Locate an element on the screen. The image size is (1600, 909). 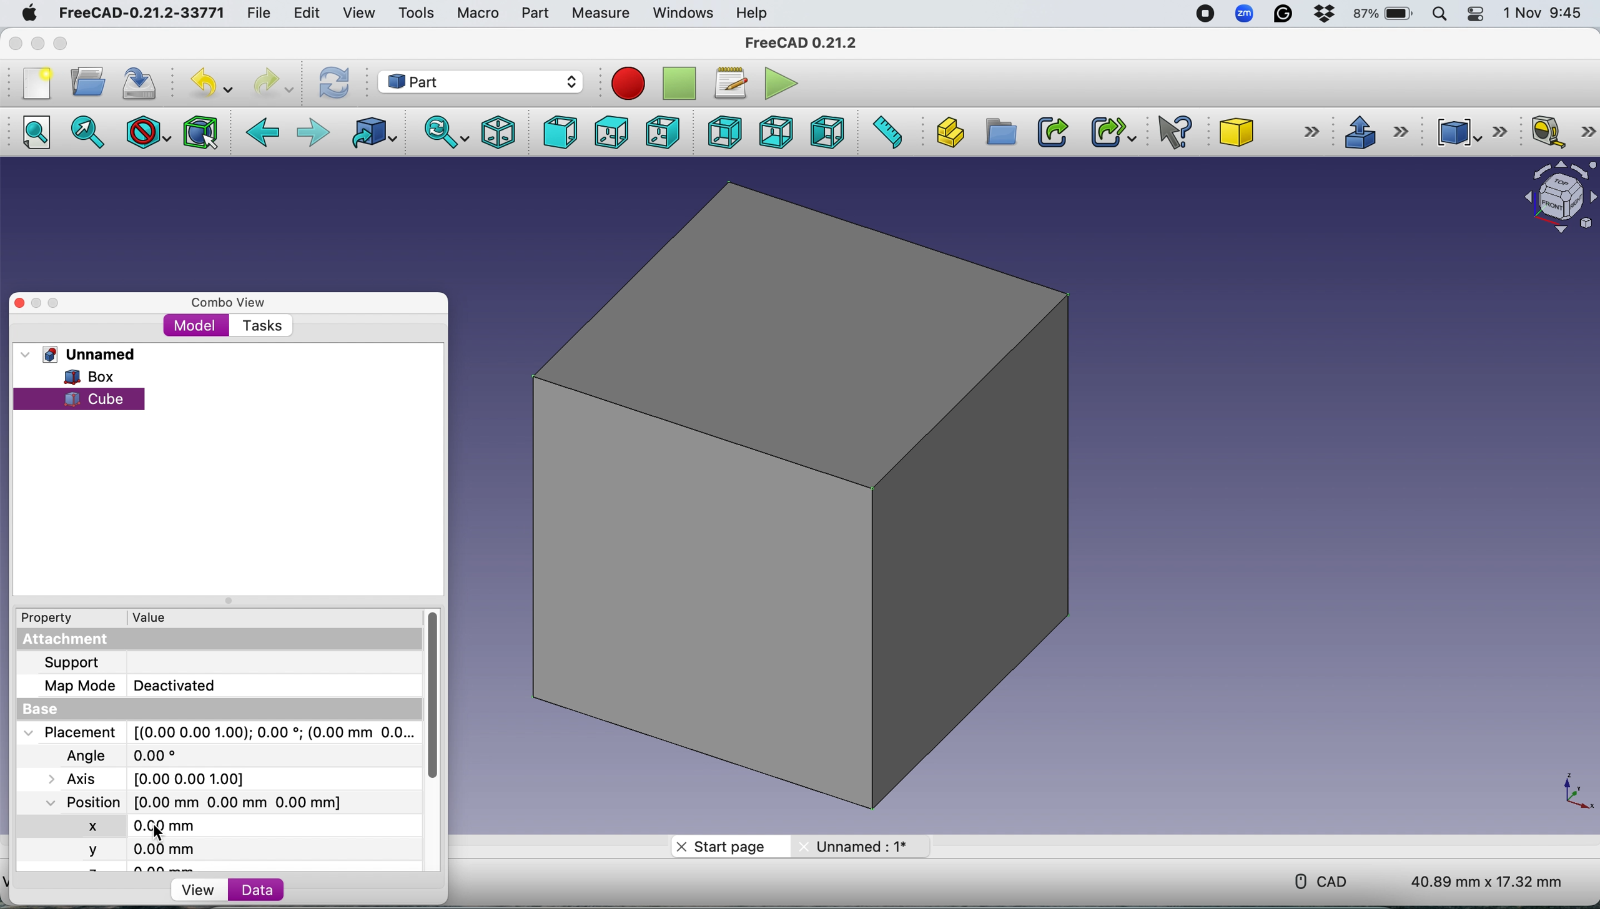
Stop recording macros is located at coordinates (681, 84).